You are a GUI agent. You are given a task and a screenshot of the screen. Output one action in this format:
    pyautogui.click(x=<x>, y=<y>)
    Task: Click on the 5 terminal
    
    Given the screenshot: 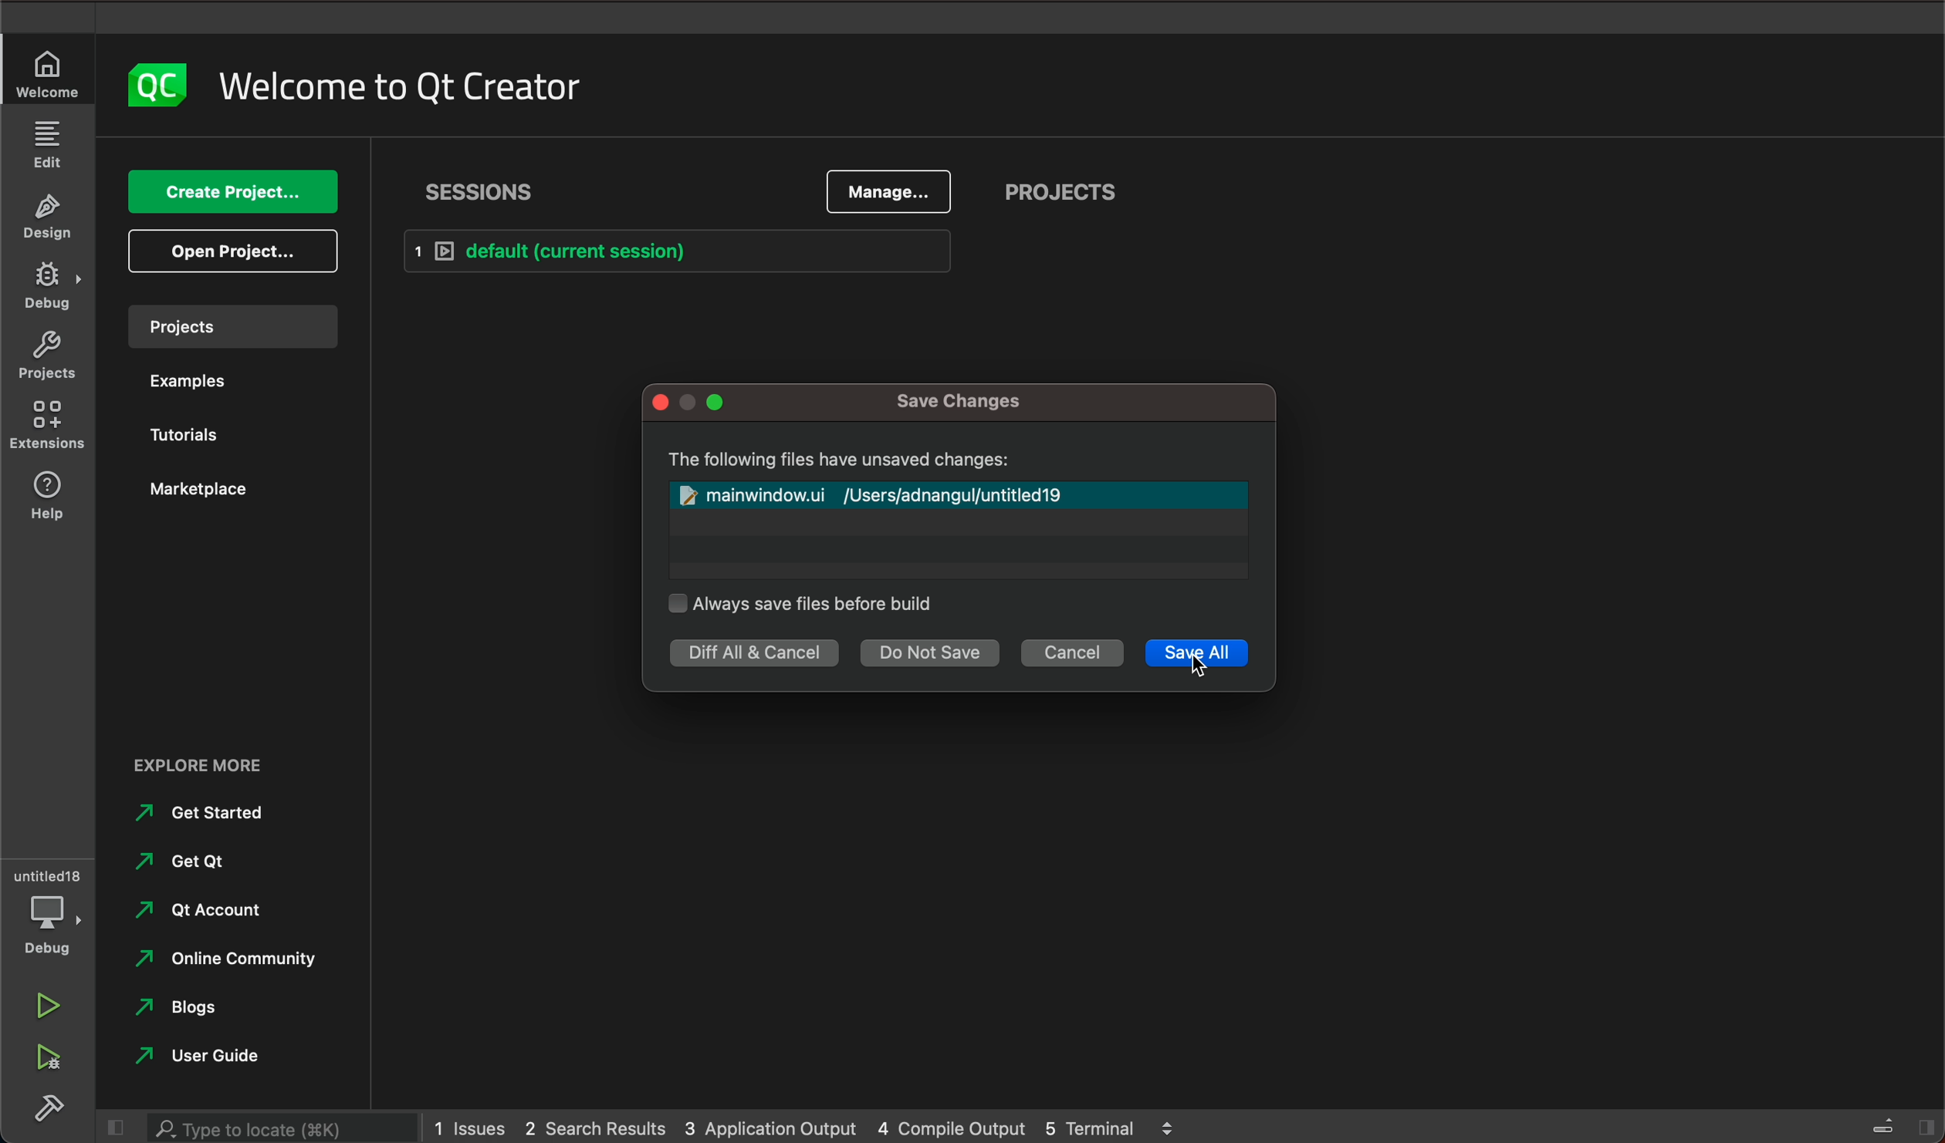 What is the action you would take?
    pyautogui.click(x=1091, y=1124)
    